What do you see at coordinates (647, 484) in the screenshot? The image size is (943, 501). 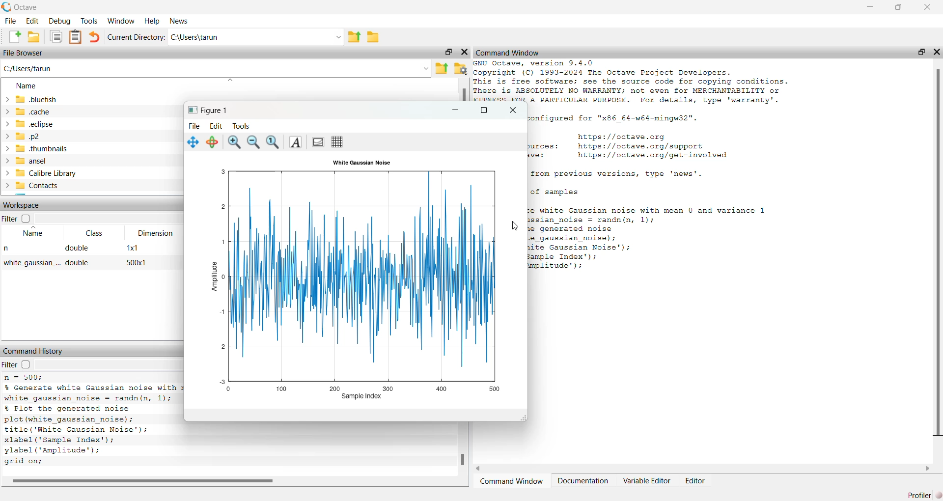 I see `Variable Editor` at bounding box center [647, 484].